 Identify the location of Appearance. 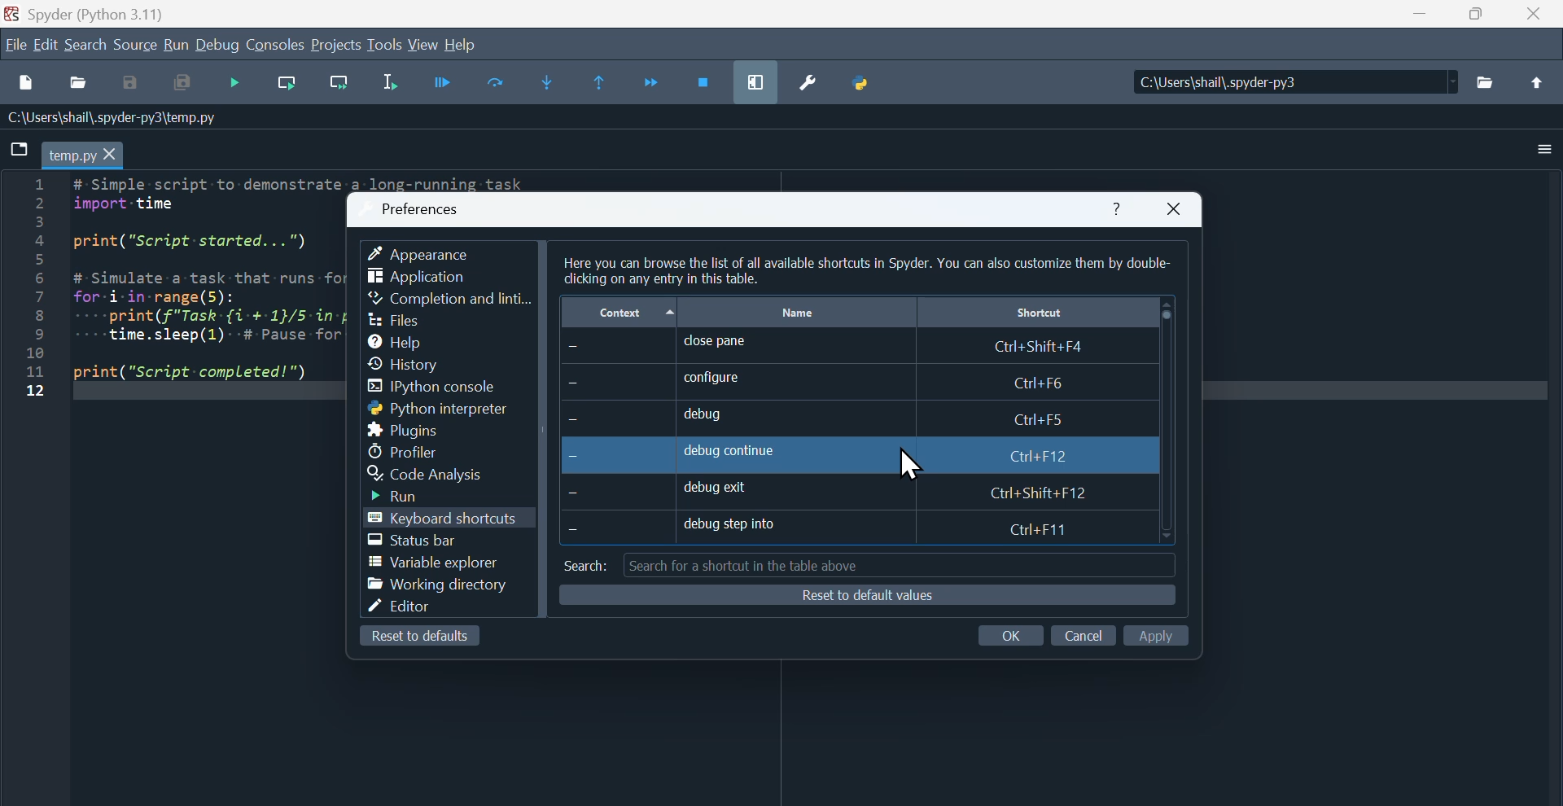
(432, 250).